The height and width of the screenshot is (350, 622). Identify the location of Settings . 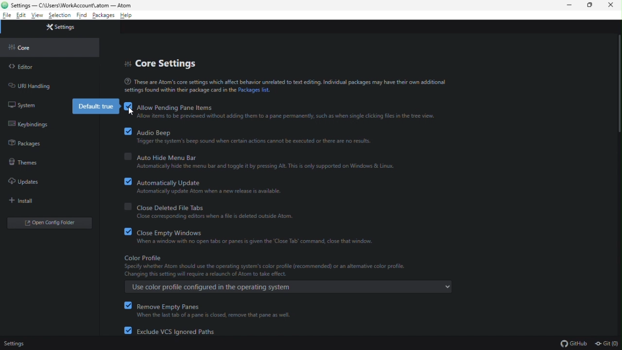
(14, 343).